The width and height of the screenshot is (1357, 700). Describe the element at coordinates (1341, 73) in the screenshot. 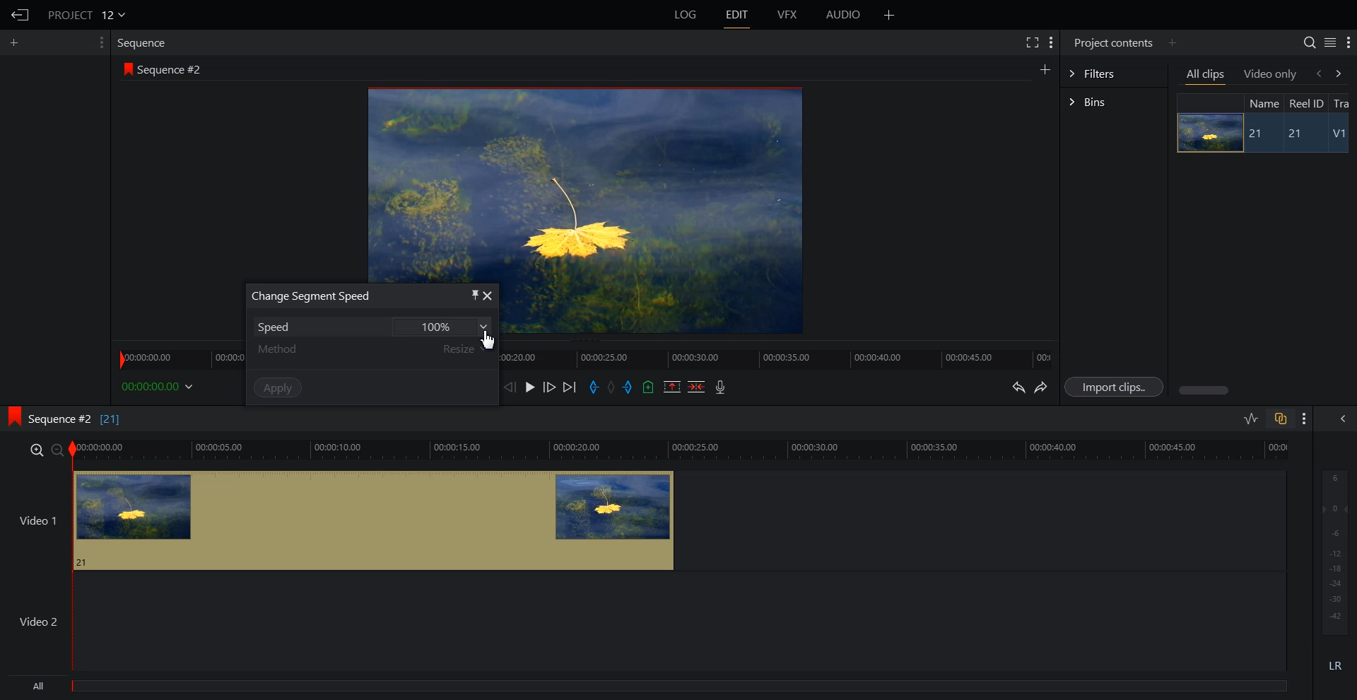

I see `forward` at that location.